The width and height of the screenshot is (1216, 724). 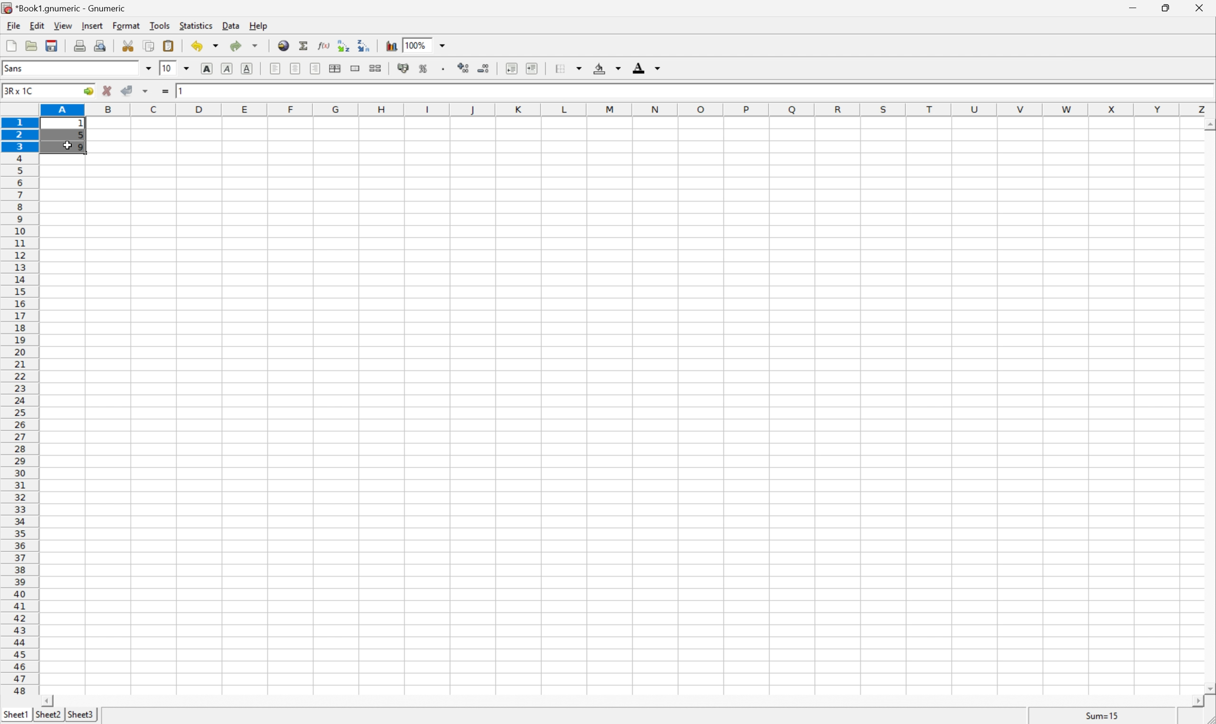 I want to click on print, so click(x=78, y=44).